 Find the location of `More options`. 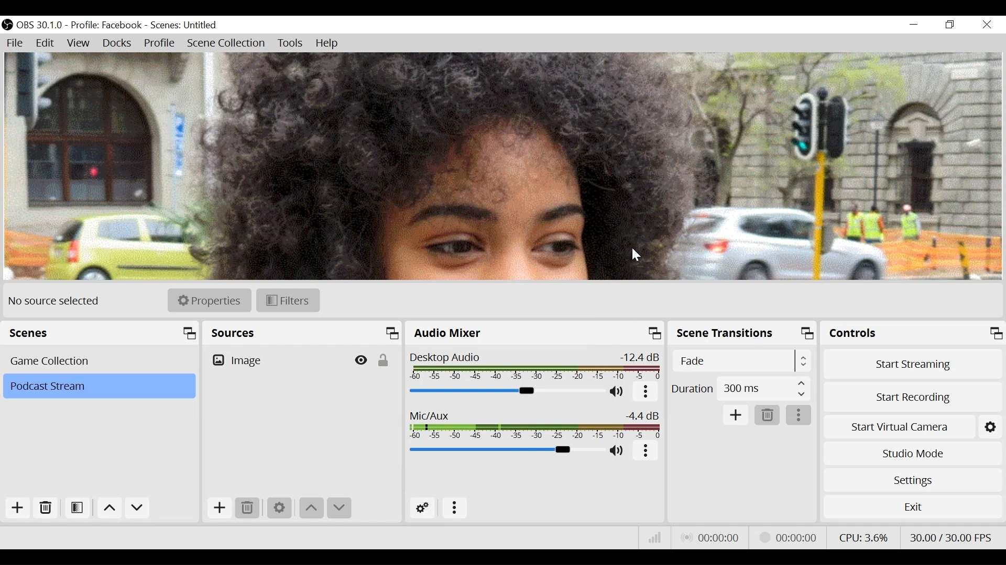

More options is located at coordinates (800, 415).